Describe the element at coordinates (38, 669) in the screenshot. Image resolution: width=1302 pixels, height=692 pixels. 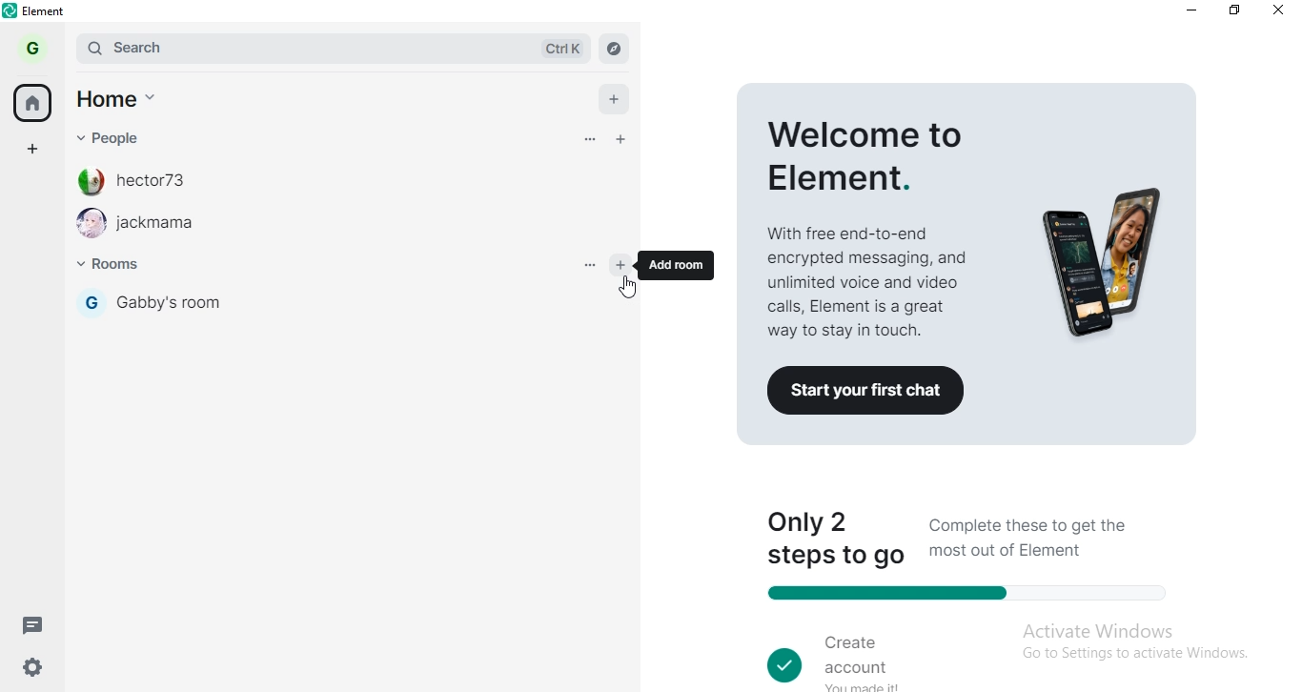
I see `settings` at that location.